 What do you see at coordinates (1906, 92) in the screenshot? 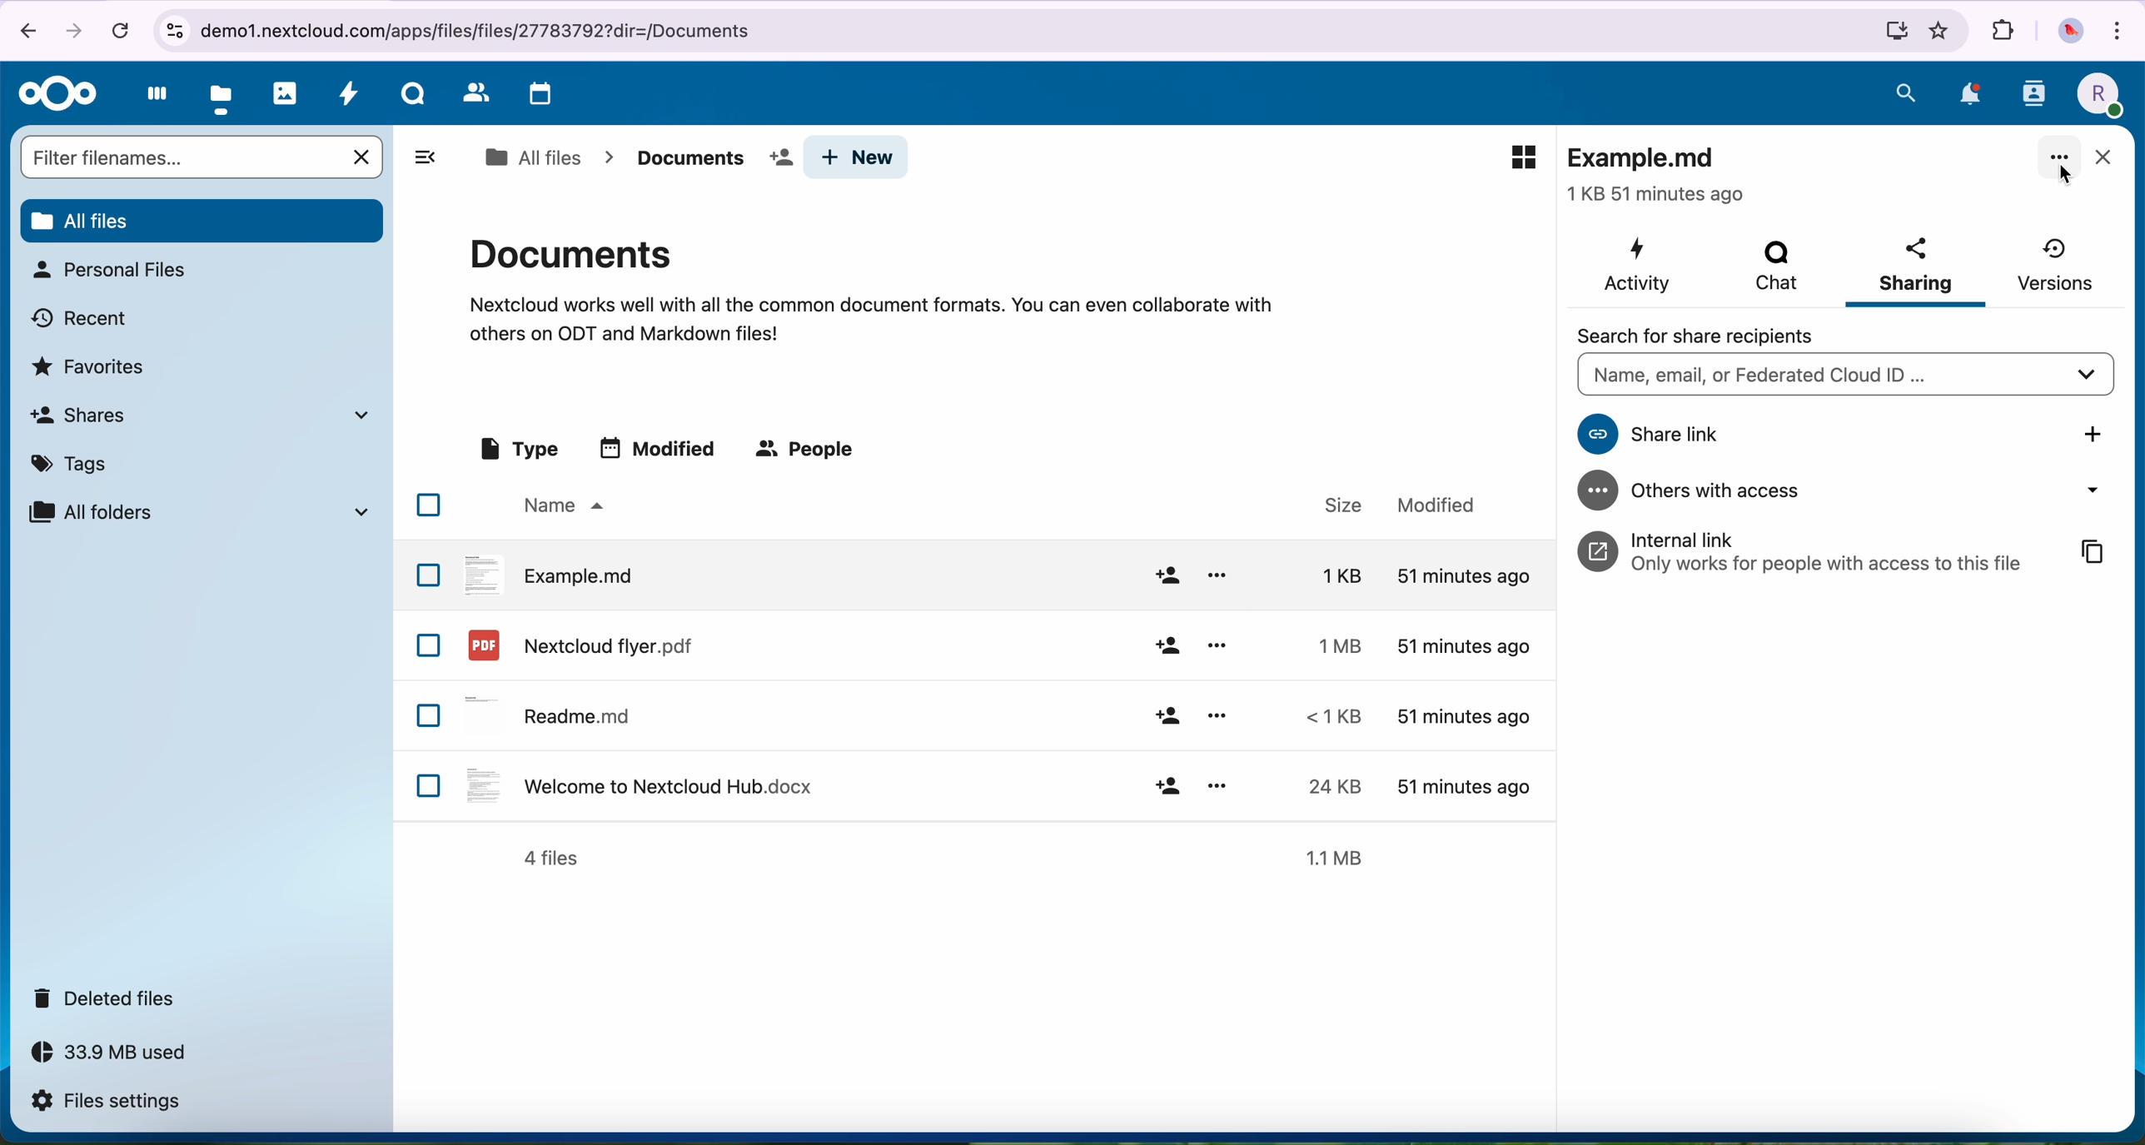
I see `search` at bounding box center [1906, 92].